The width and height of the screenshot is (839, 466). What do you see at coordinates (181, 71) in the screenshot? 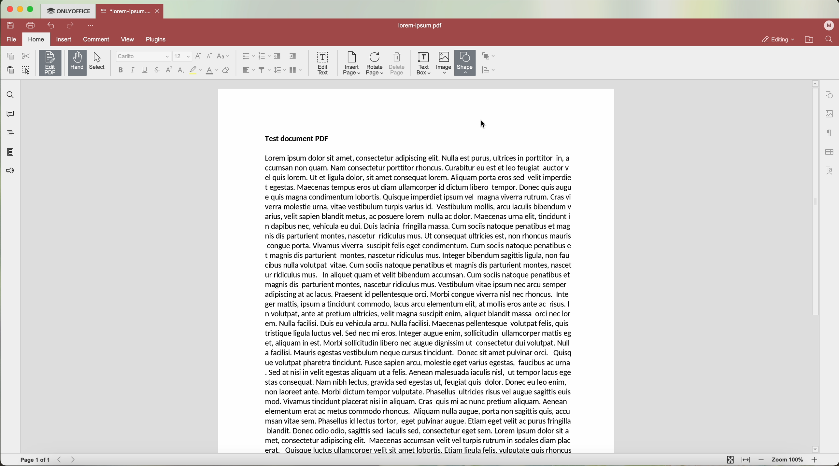
I see `subscript` at bounding box center [181, 71].